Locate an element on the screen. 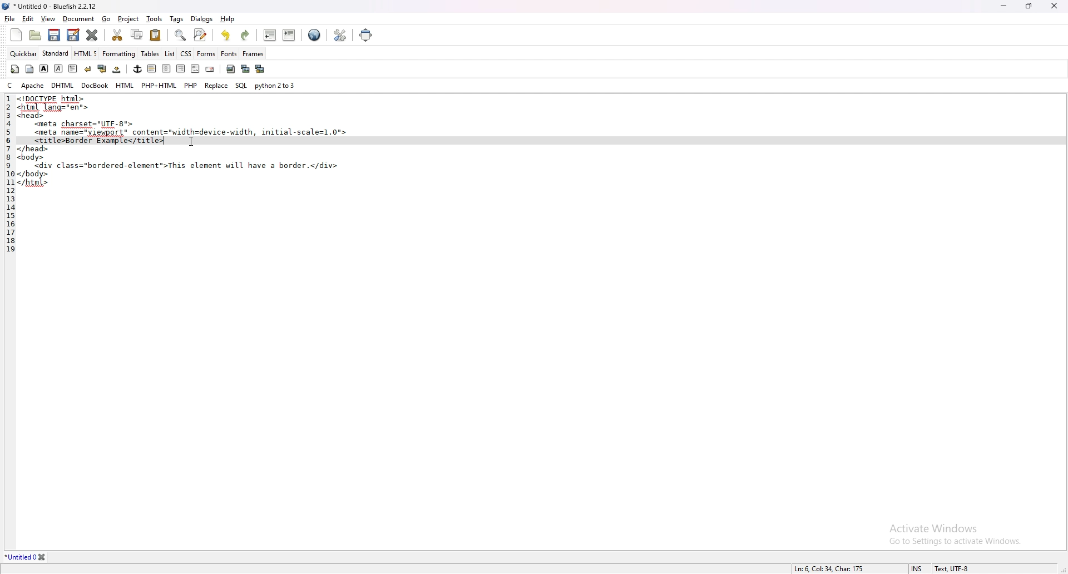 The height and width of the screenshot is (574, 1068). python 2 to 3 is located at coordinates (276, 85).